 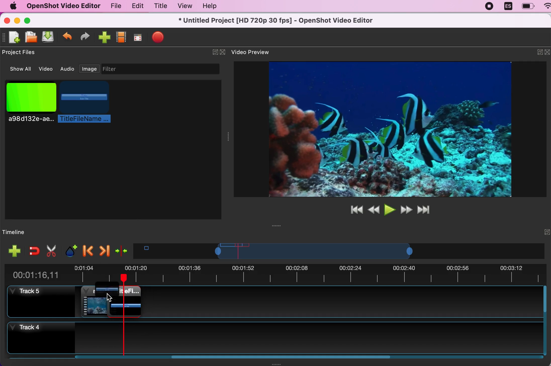 I want to click on image, so click(x=89, y=68).